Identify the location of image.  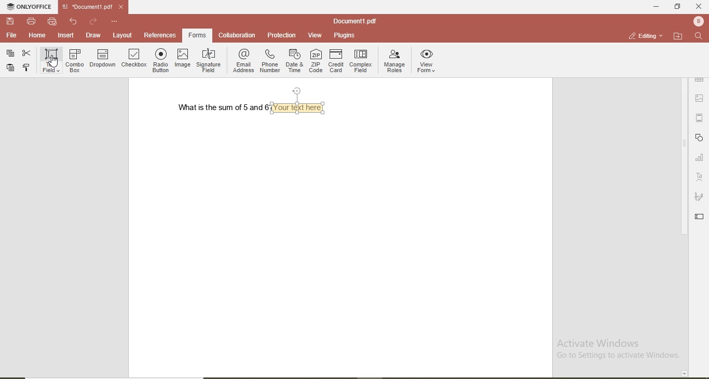
(701, 99).